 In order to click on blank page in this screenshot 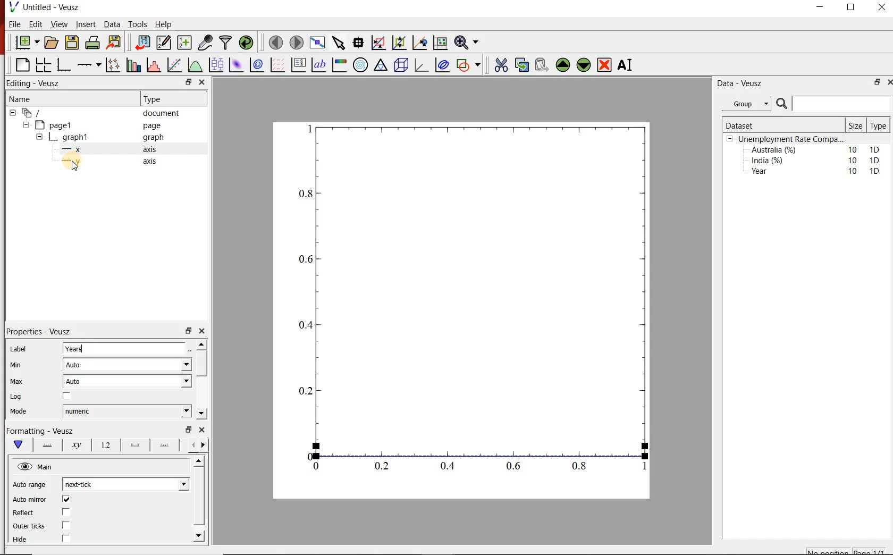, I will do `click(22, 64)`.